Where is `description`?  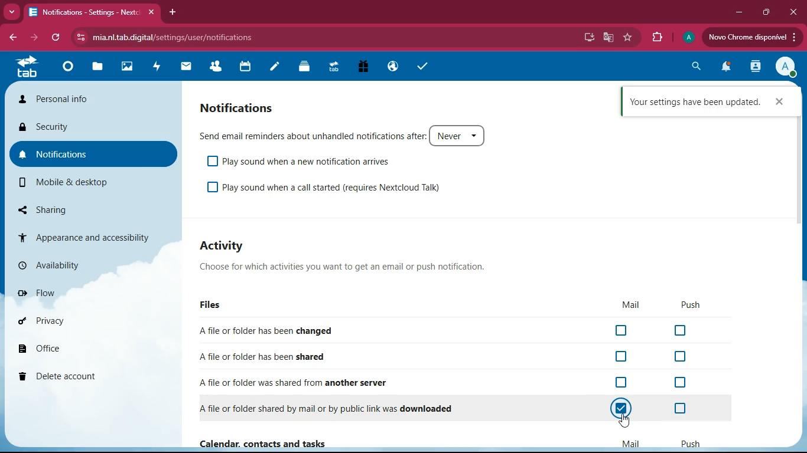 description is located at coordinates (354, 268).